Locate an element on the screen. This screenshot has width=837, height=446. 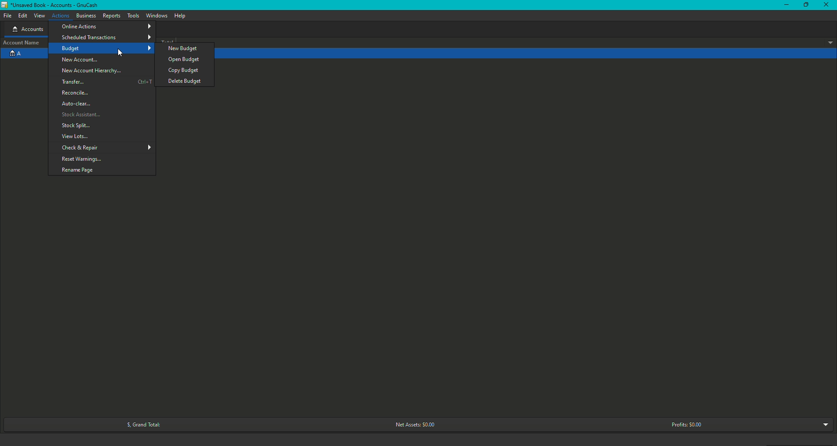
Rename page is located at coordinates (78, 171).